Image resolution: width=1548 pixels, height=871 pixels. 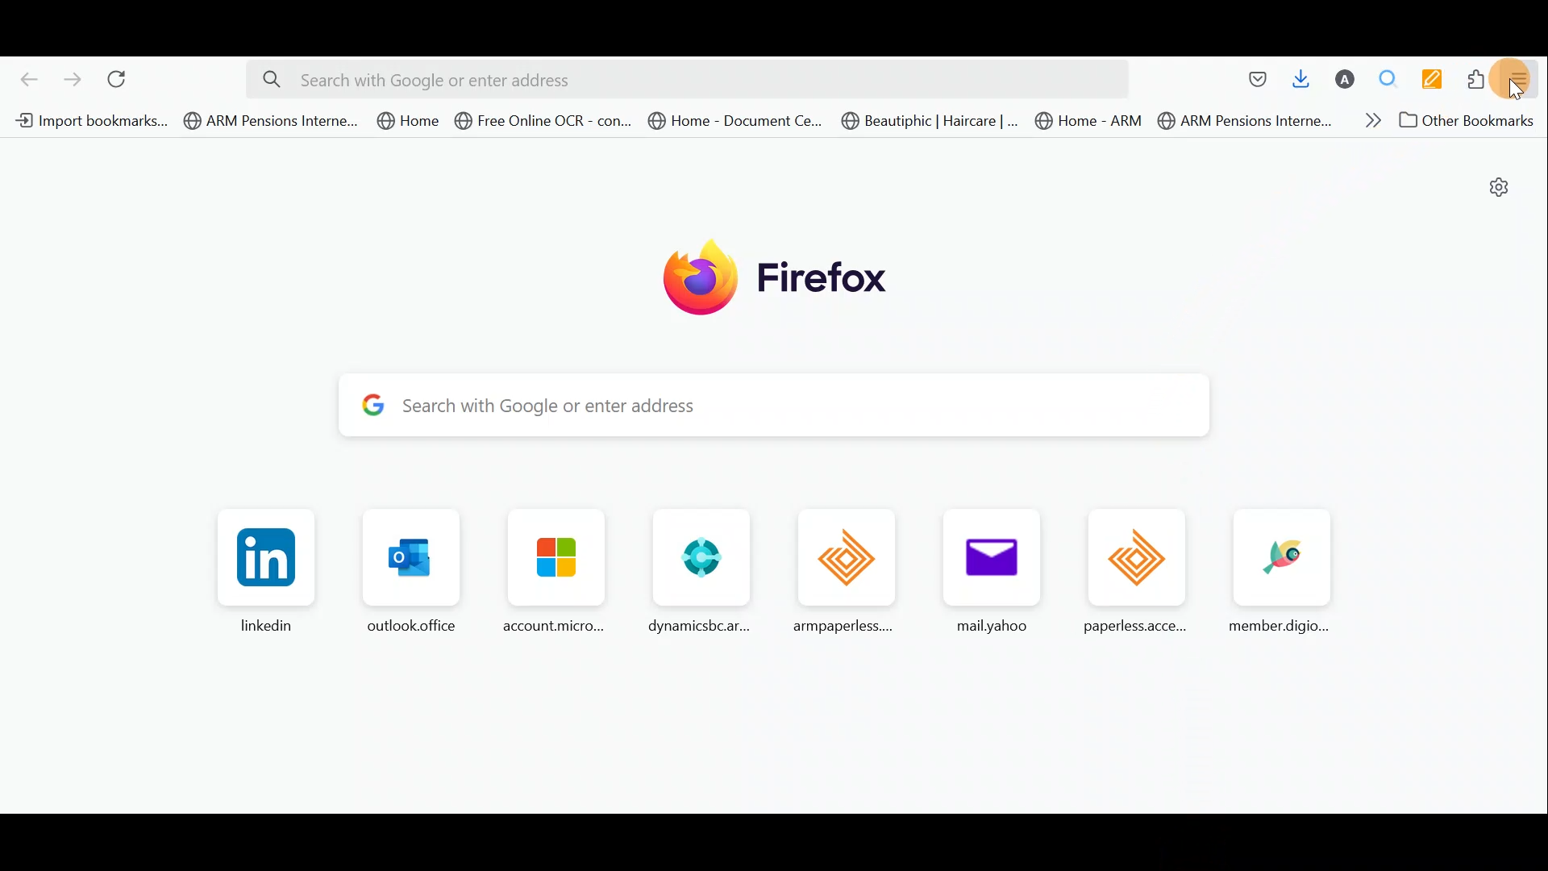 I want to click on Open application menu, so click(x=1522, y=81).